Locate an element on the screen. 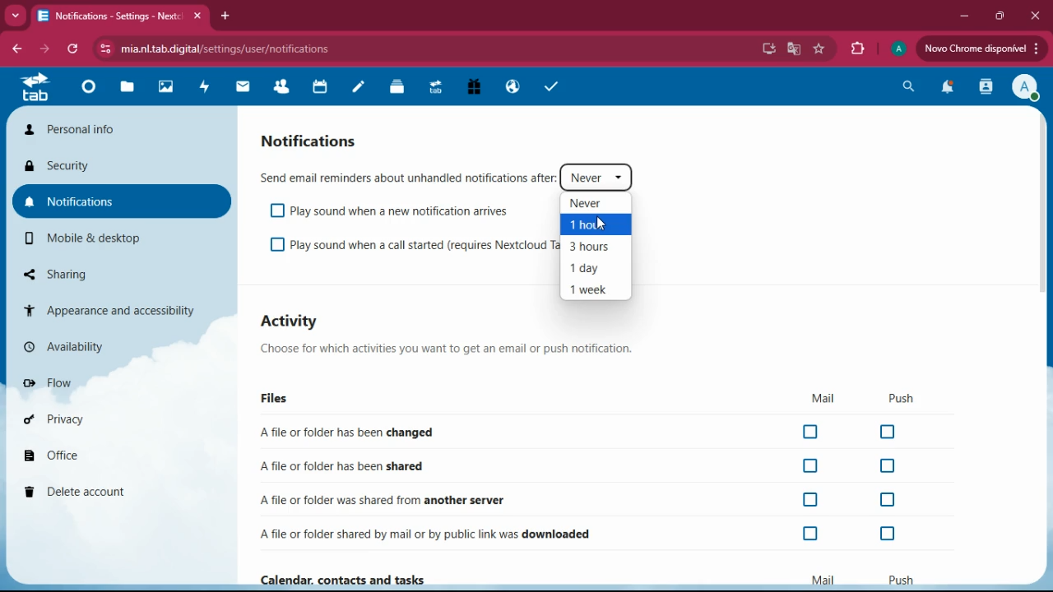 The width and height of the screenshot is (1053, 592). appearance is located at coordinates (113, 308).